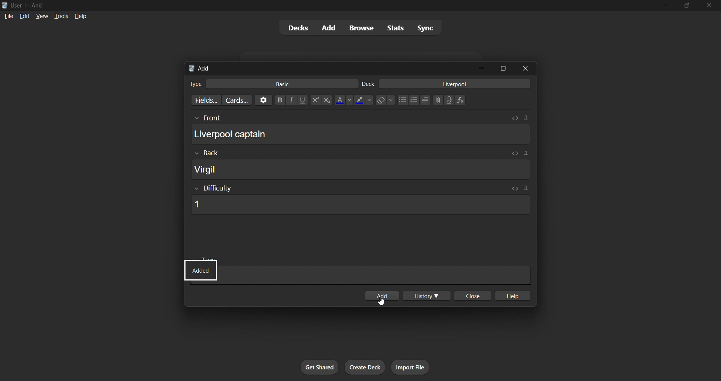 The height and width of the screenshot is (381, 721). I want to click on add, so click(329, 28).